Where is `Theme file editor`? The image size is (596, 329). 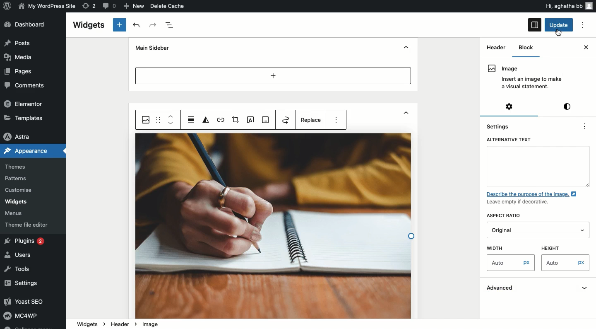
Theme file editor is located at coordinates (29, 225).